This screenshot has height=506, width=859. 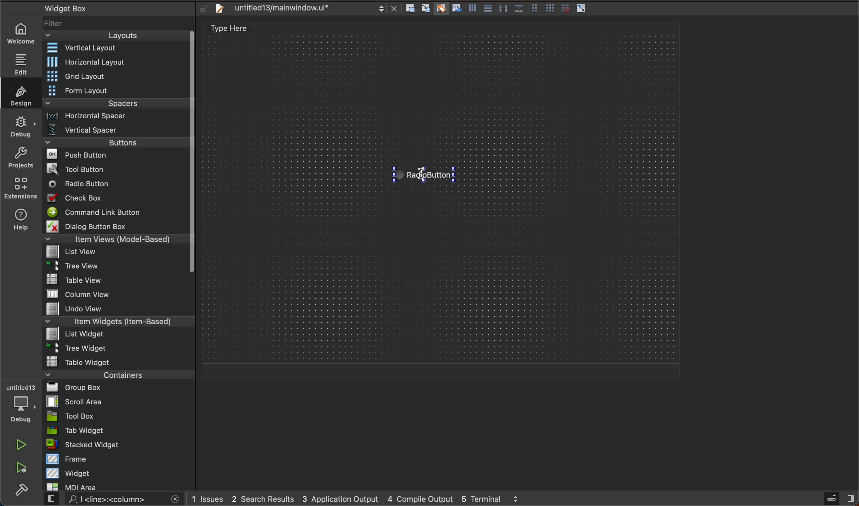 I want to click on frame, so click(x=120, y=459).